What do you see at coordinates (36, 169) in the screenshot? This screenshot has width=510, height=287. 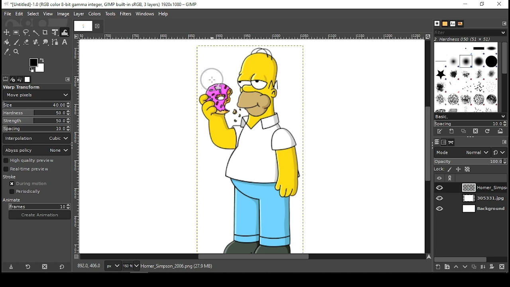 I see `real time preview` at bounding box center [36, 169].